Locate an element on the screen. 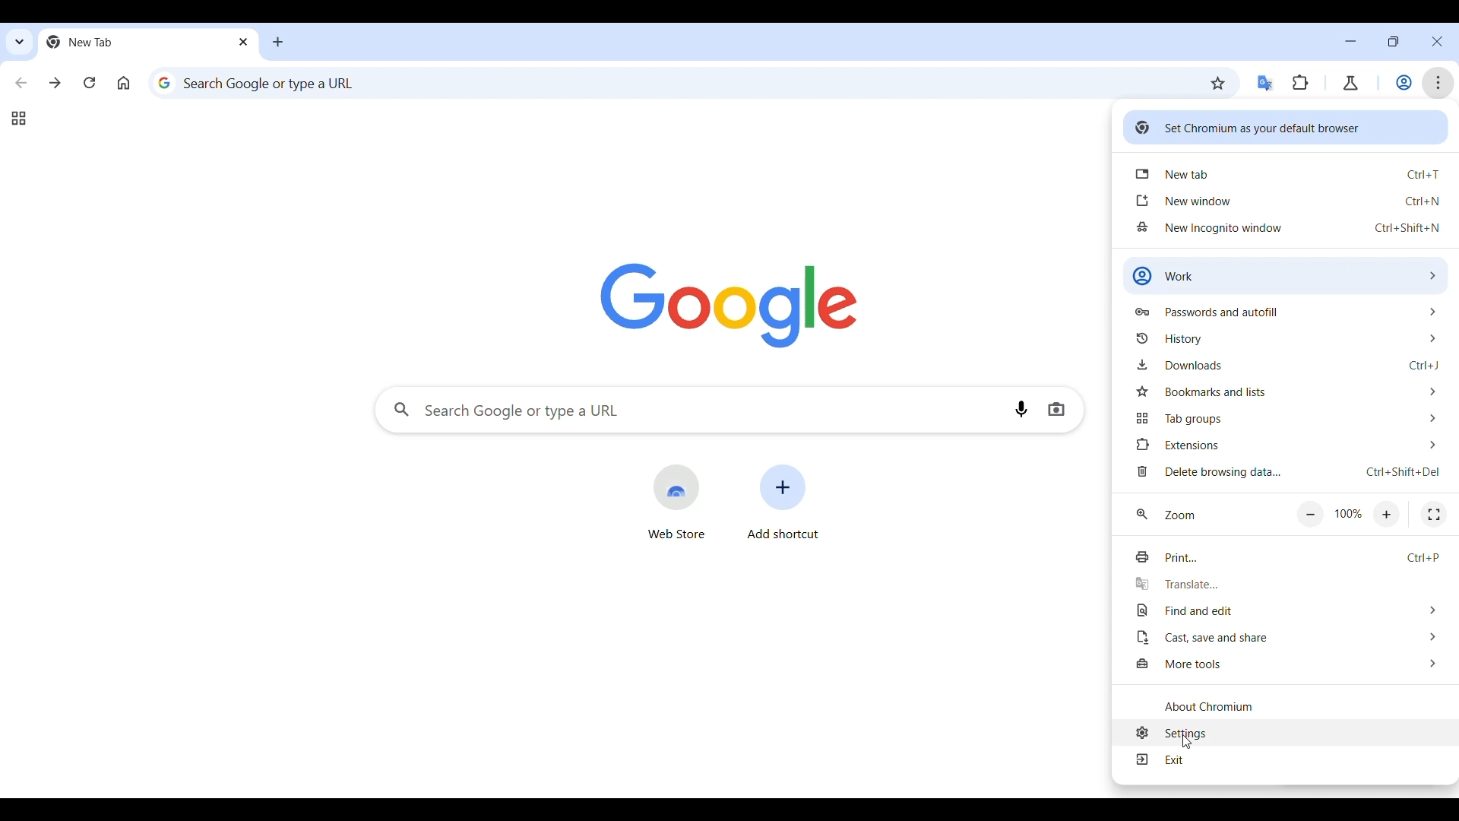 The height and width of the screenshot is (821, 1459). Close tab is located at coordinates (245, 41).